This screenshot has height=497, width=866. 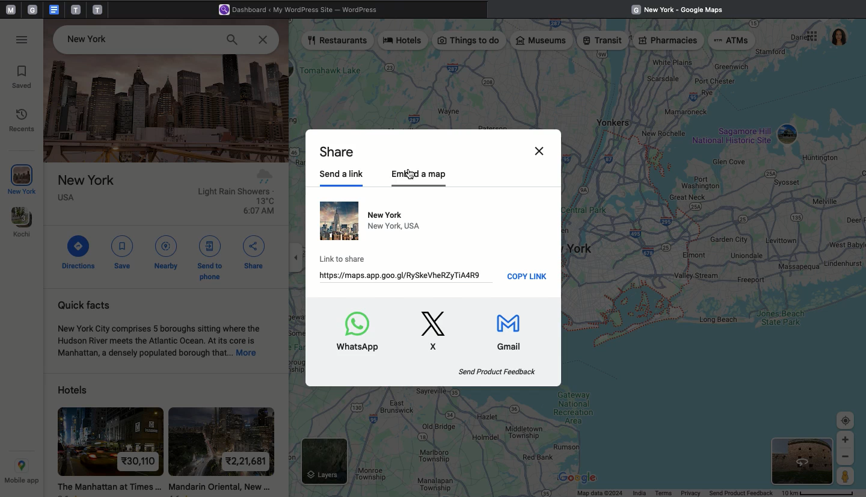 I want to click on Things to do, so click(x=469, y=41).